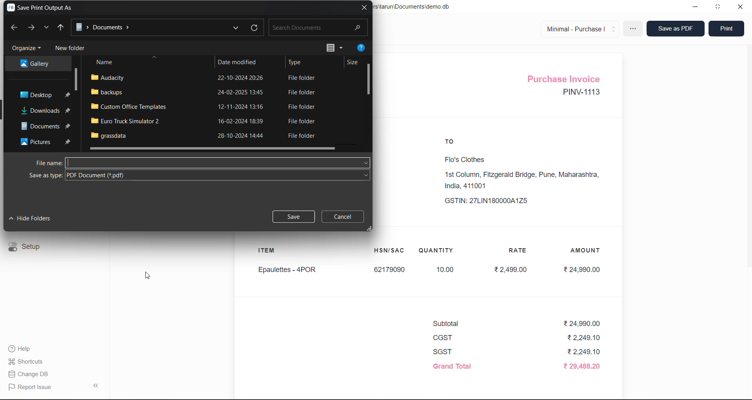 The width and height of the screenshot is (752, 400). I want to click on minimize, so click(697, 6).